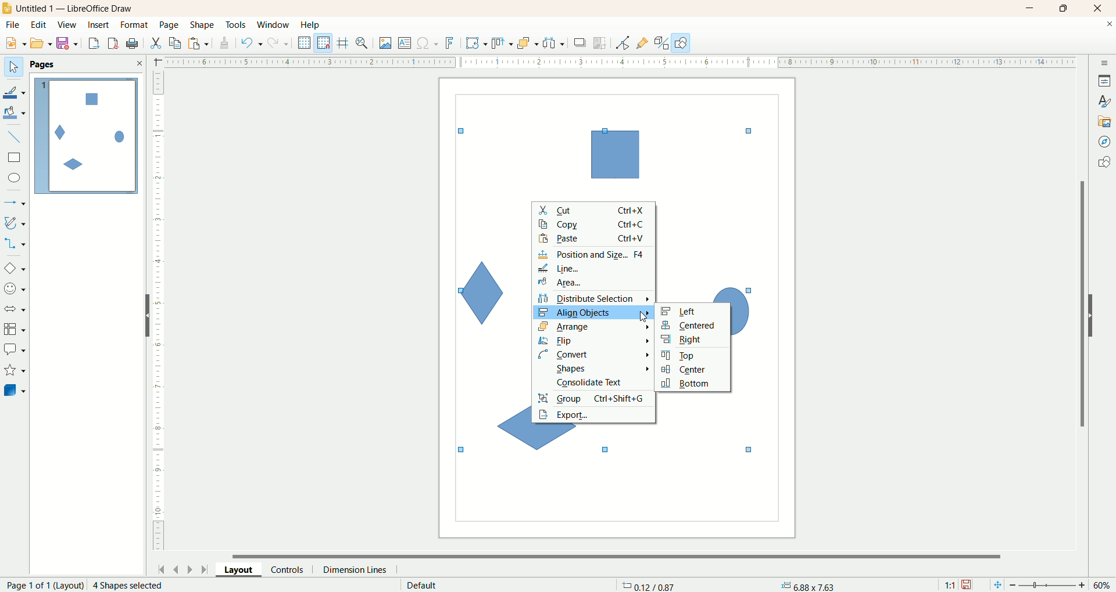 Image resolution: width=1116 pixels, height=592 pixels. What do you see at coordinates (159, 568) in the screenshot?
I see `first page` at bounding box center [159, 568].